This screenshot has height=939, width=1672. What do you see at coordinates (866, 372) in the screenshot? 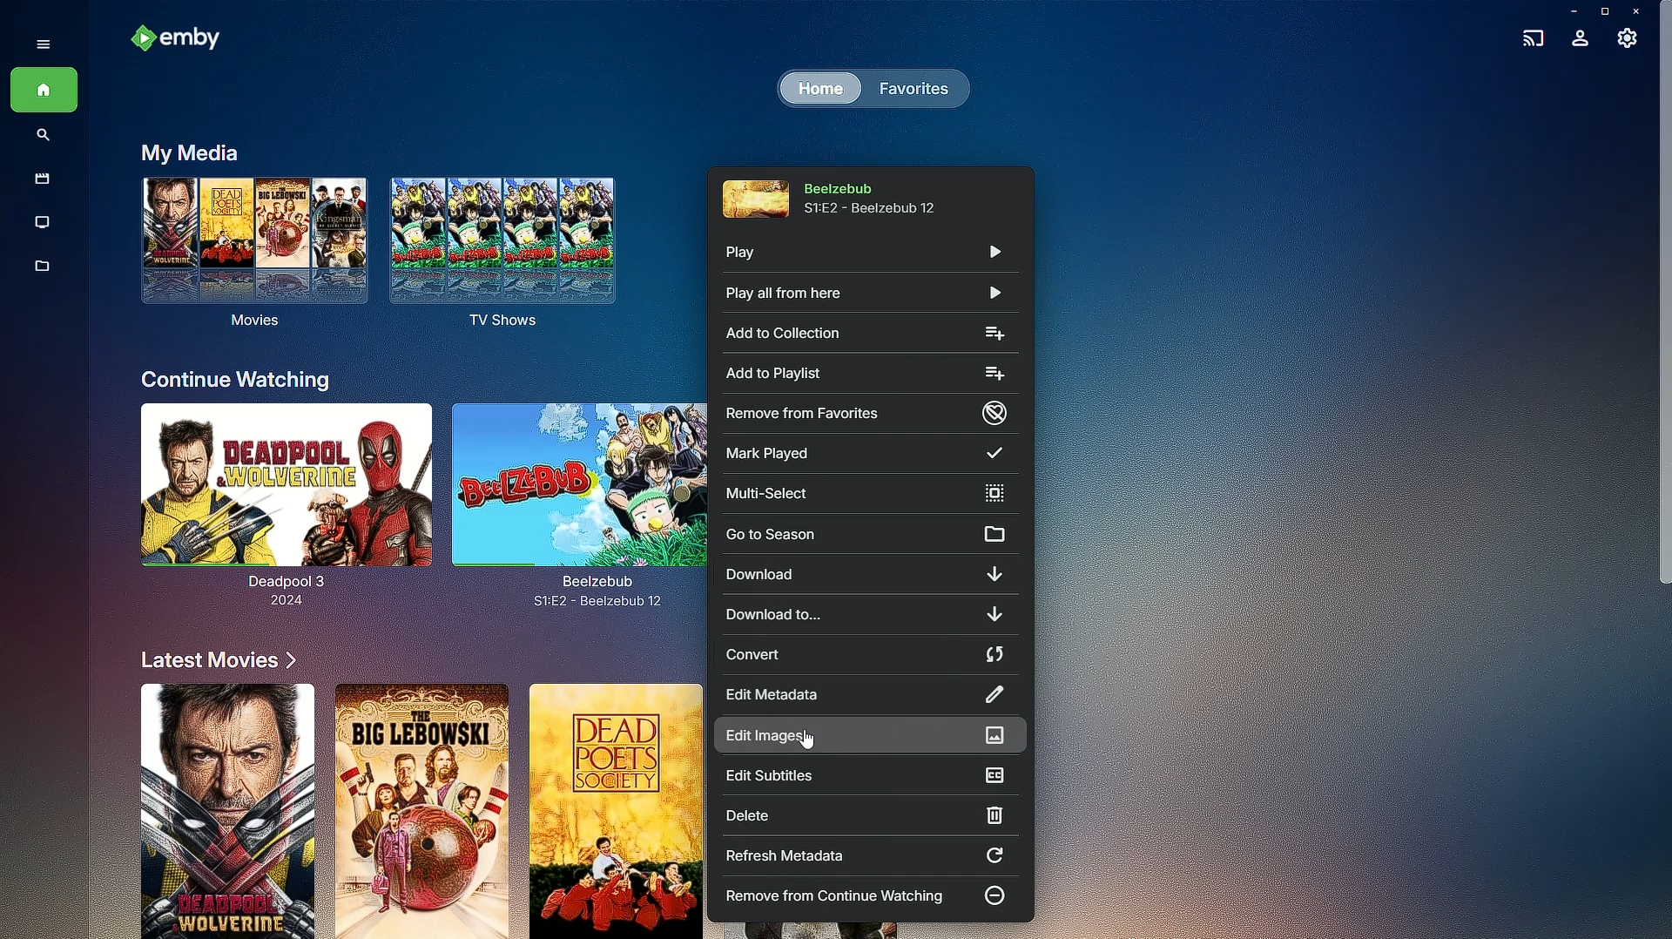
I see `Add to playlist` at bounding box center [866, 372].